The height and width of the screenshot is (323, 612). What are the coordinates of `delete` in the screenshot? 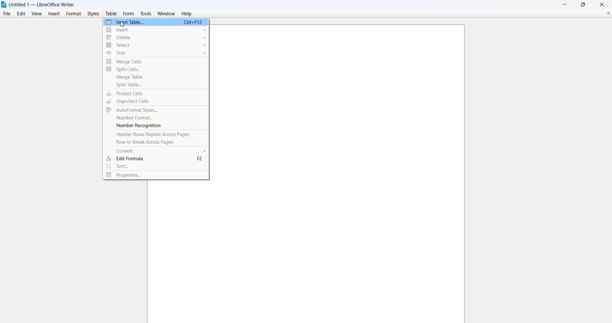 It's located at (156, 37).